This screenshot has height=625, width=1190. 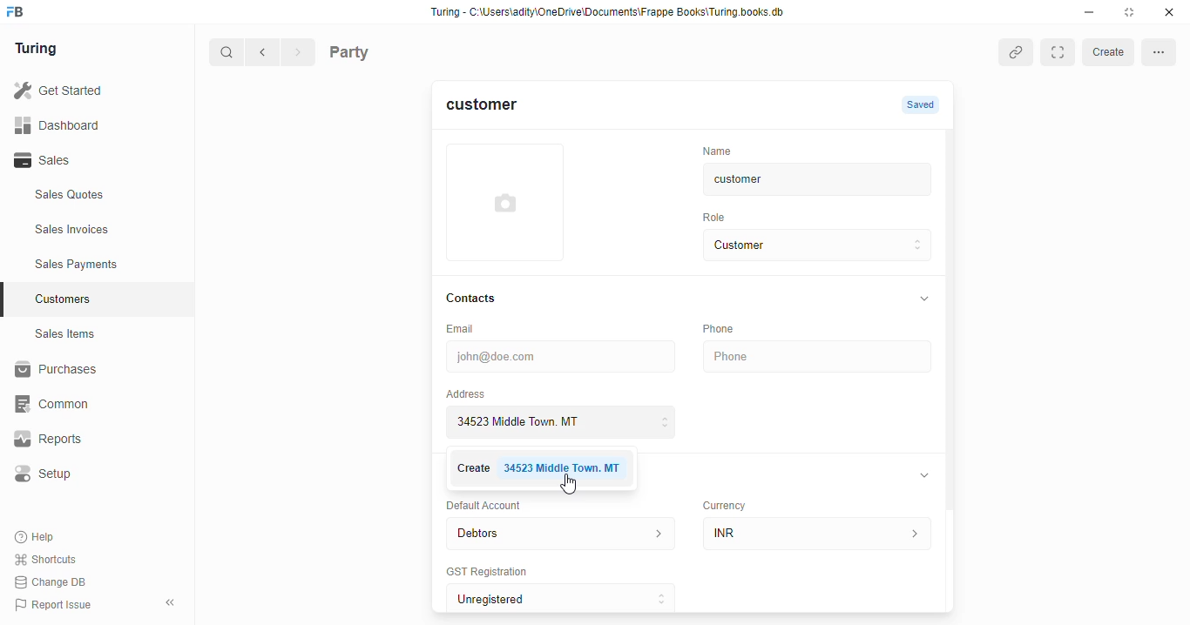 What do you see at coordinates (385, 50) in the screenshot?
I see `Party` at bounding box center [385, 50].